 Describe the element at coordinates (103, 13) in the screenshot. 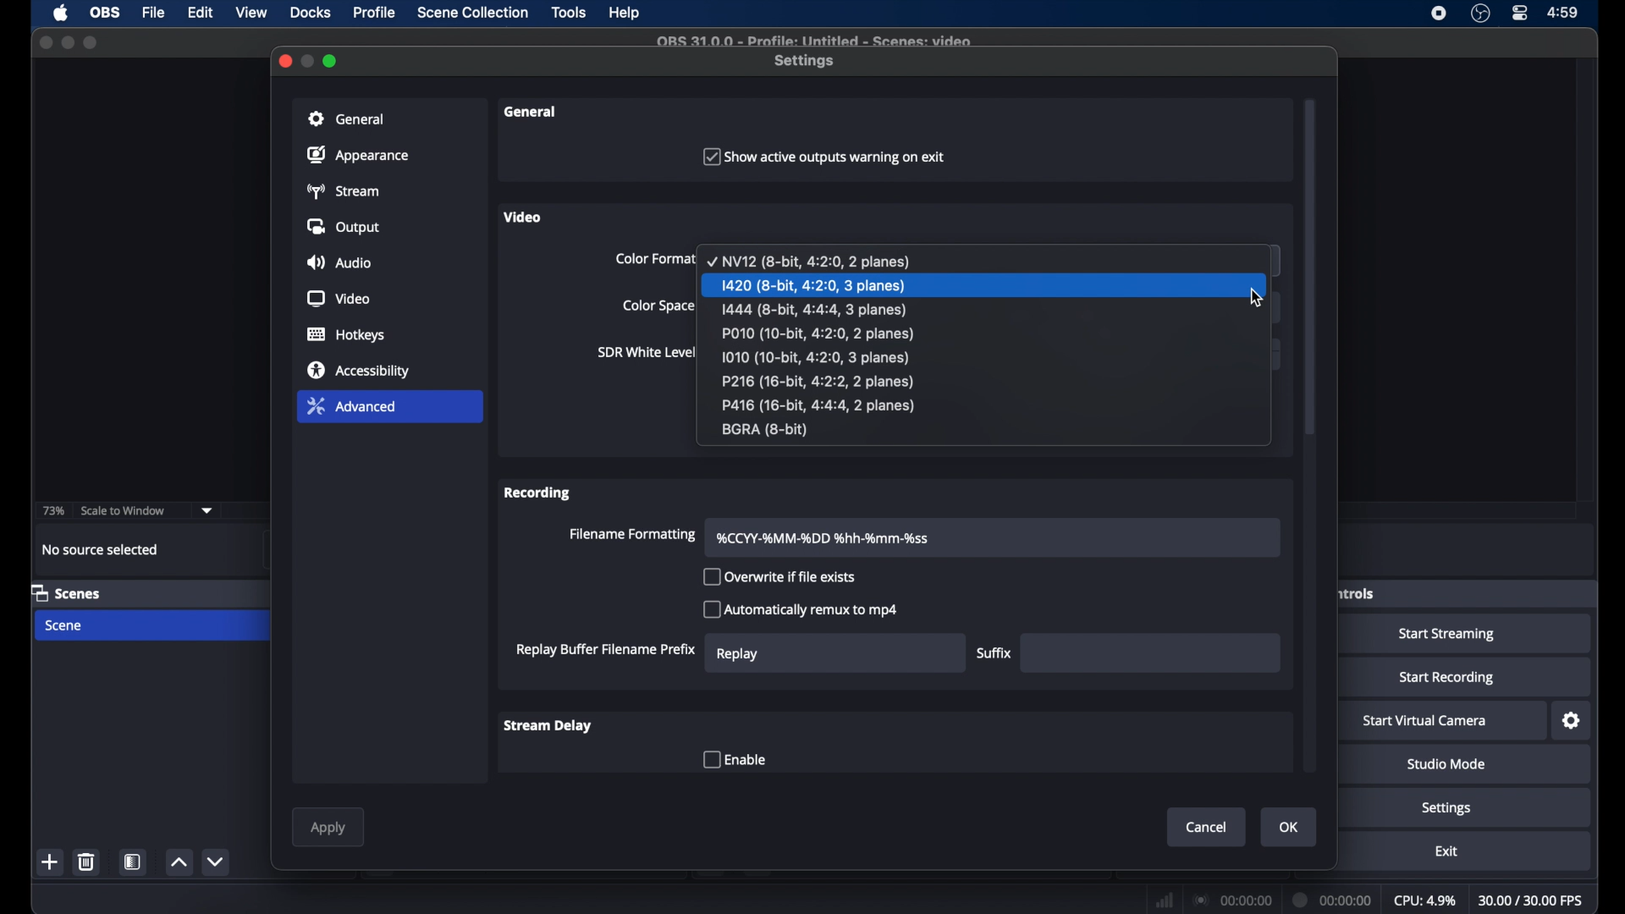

I see `obs` at that location.